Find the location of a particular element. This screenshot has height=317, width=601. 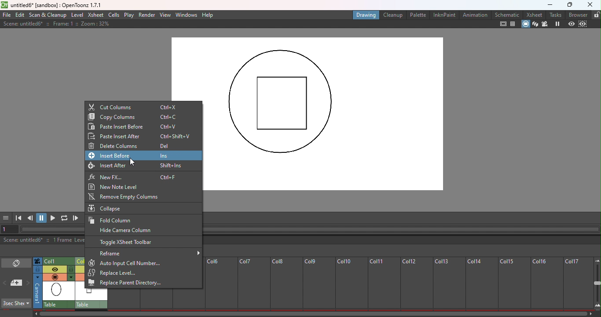

Delete columns is located at coordinates (130, 146).